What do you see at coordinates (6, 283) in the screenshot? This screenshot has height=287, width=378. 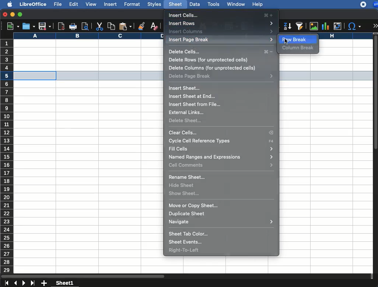 I see `first sheet` at bounding box center [6, 283].